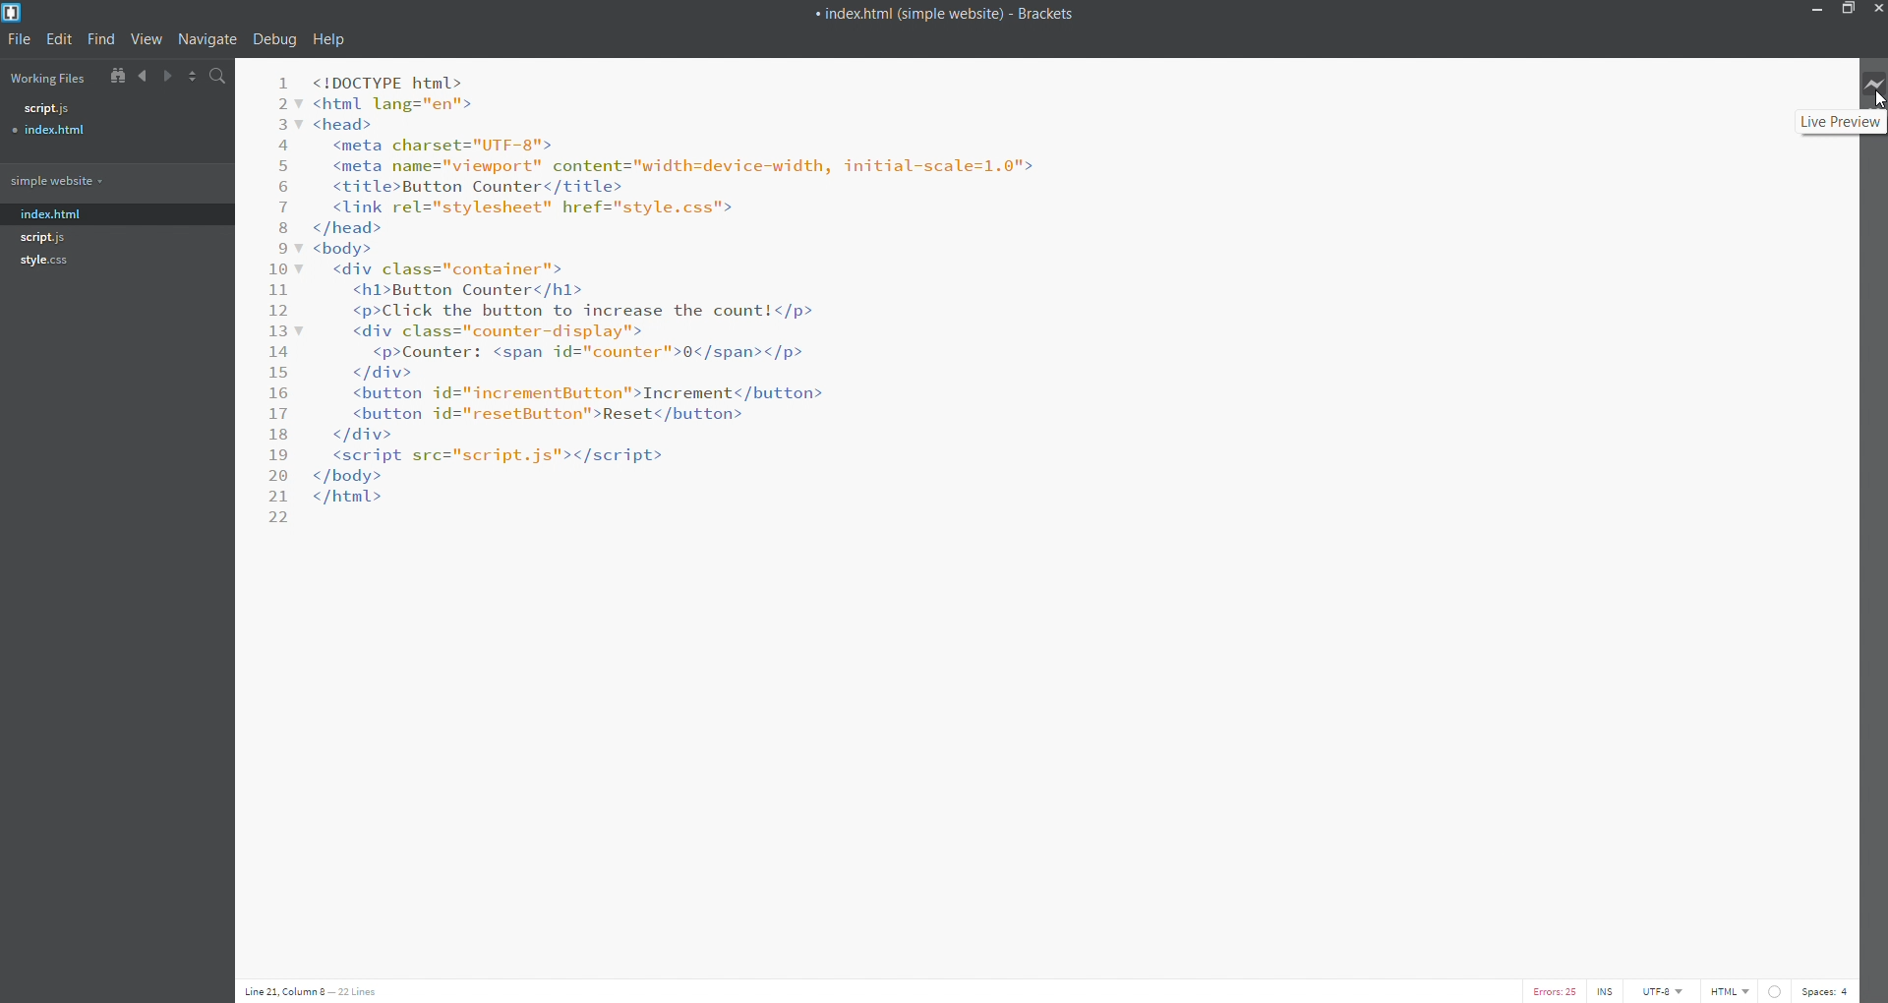 The height and width of the screenshot is (1003, 1888). What do you see at coordinates (101, 41) in the screenshot?
I see `find` at bounding box center [101, 41].